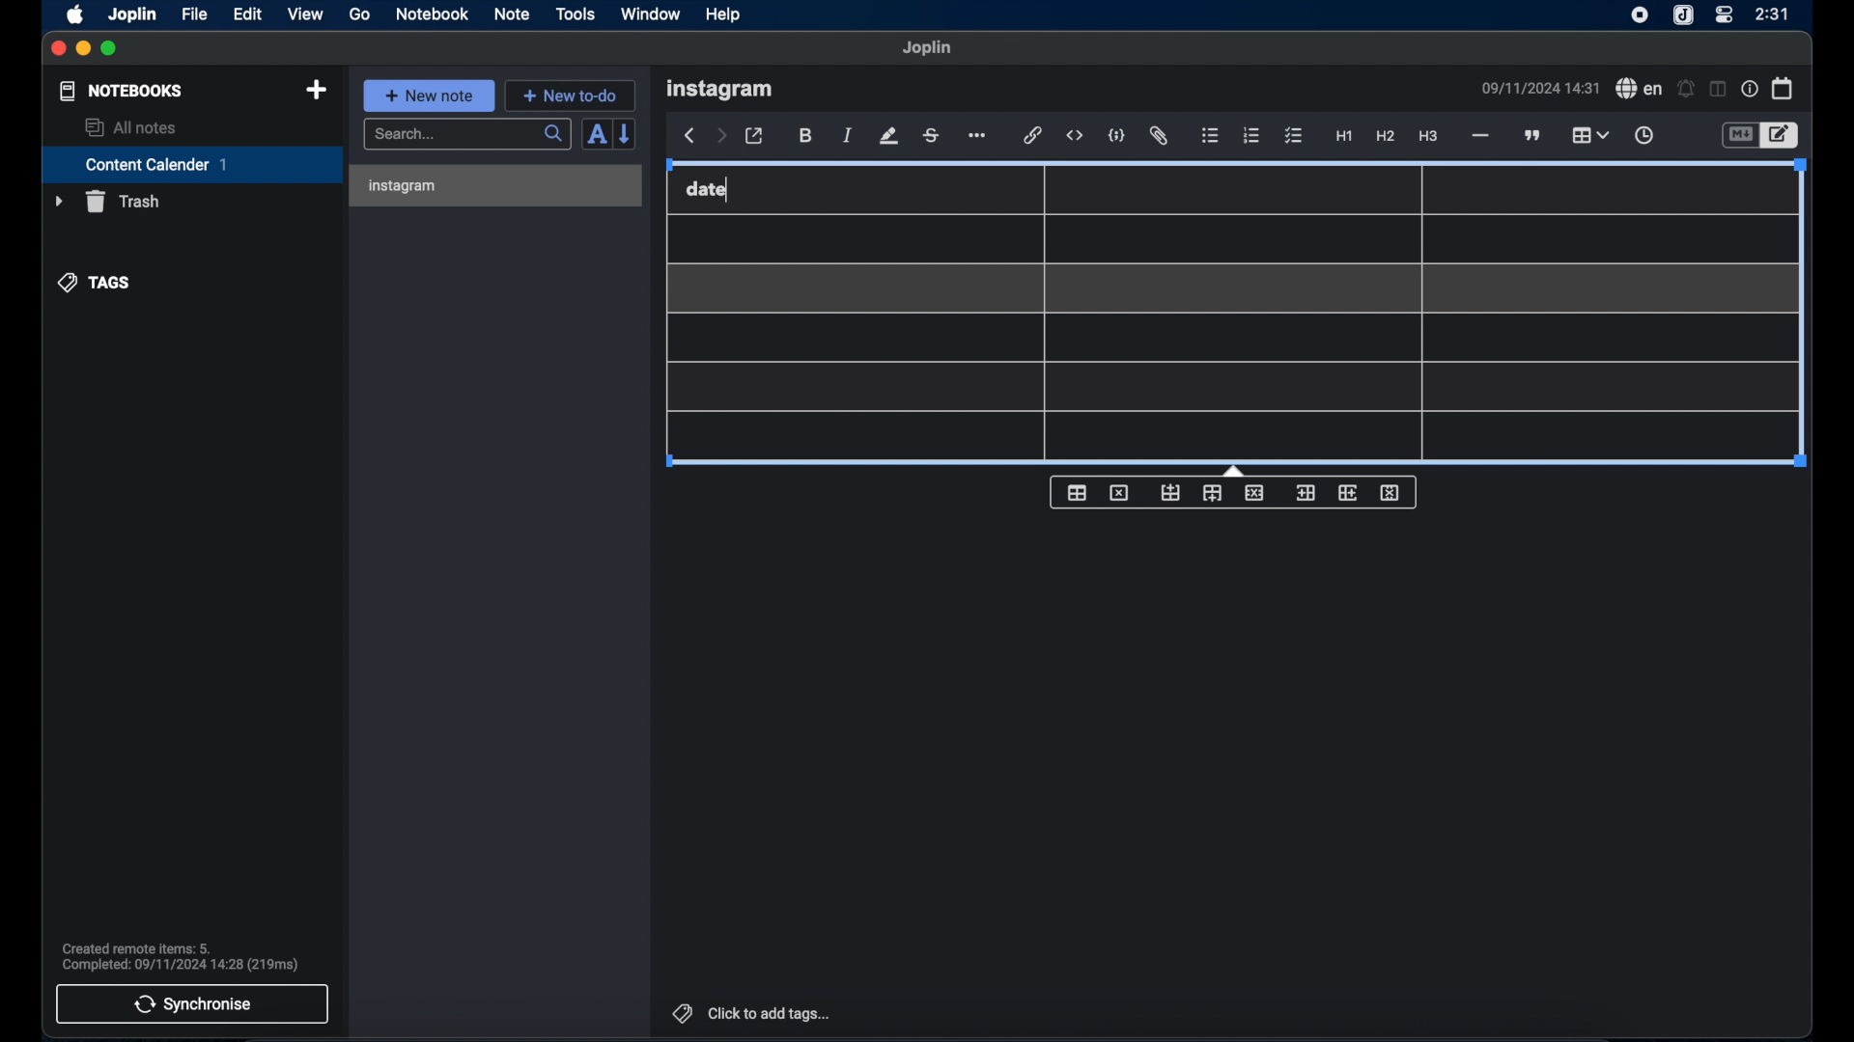 This screenshot has height=1042, width=1854. Describe the element at coordinates (1344, 137) in the screenshot. I see `heading 1` at that location.